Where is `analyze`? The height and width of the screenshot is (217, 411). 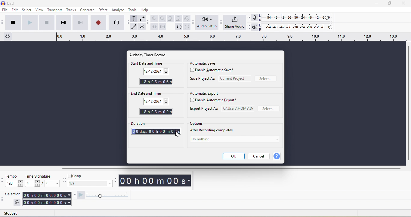 analyze is located at coordinates (118, 10).